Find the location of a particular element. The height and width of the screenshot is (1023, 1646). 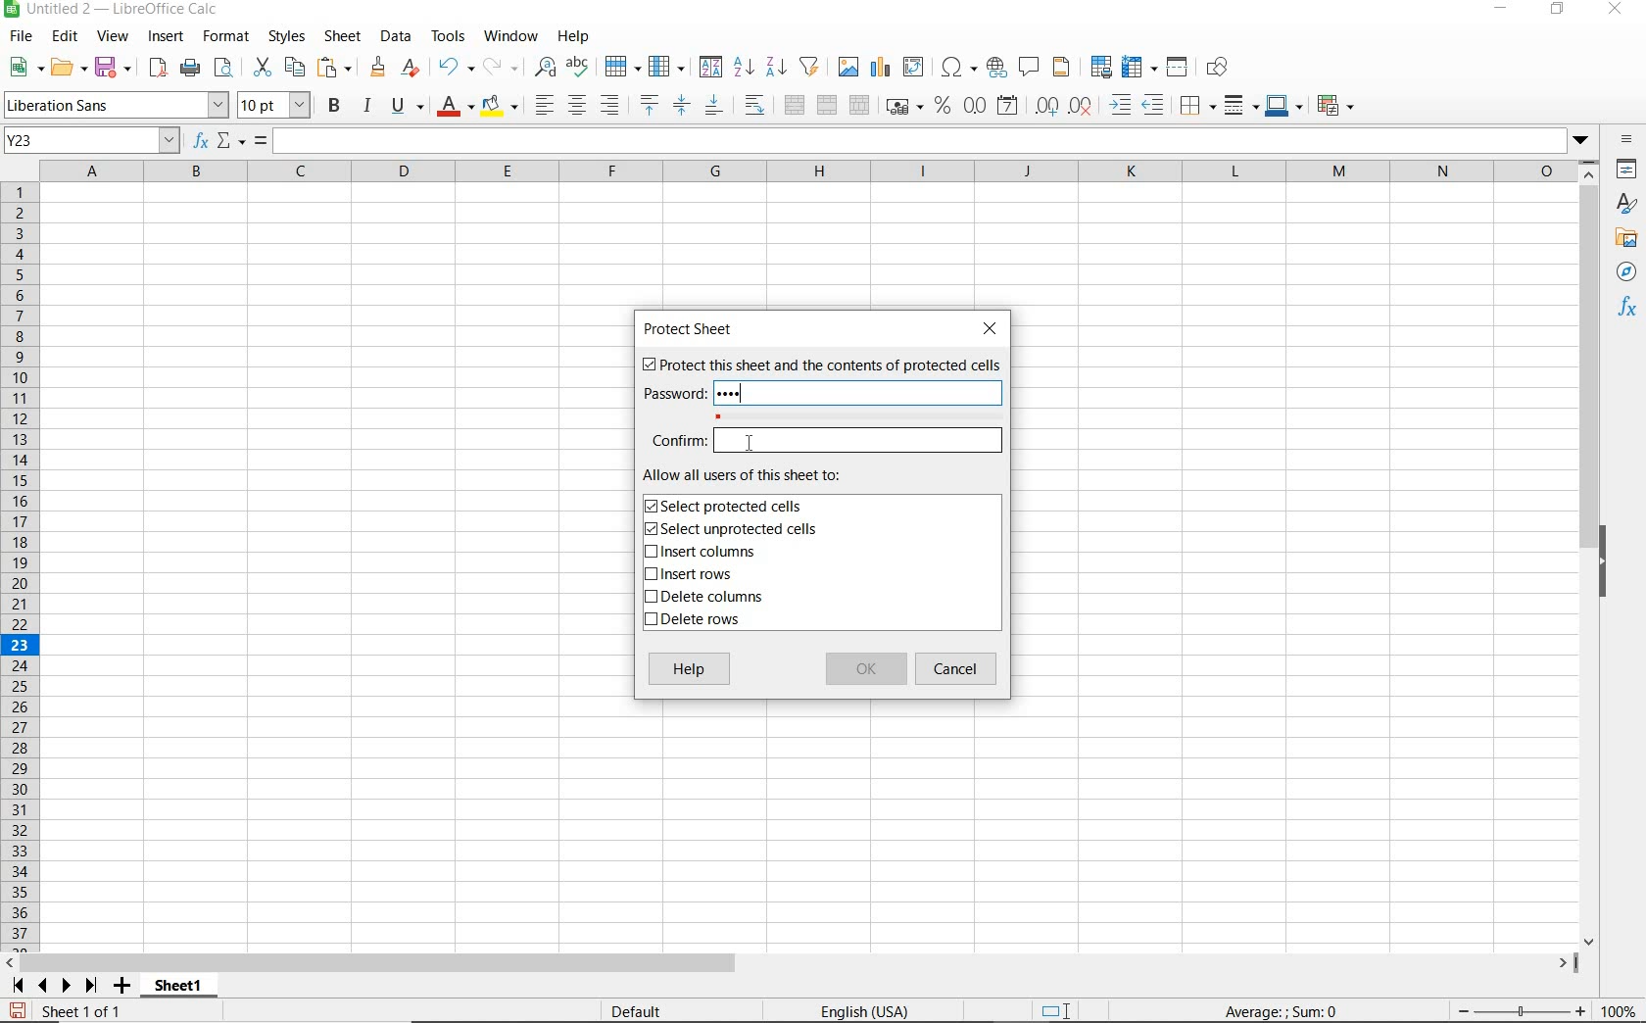

ALIGN RIGHT is located at coordinates (609, 106).